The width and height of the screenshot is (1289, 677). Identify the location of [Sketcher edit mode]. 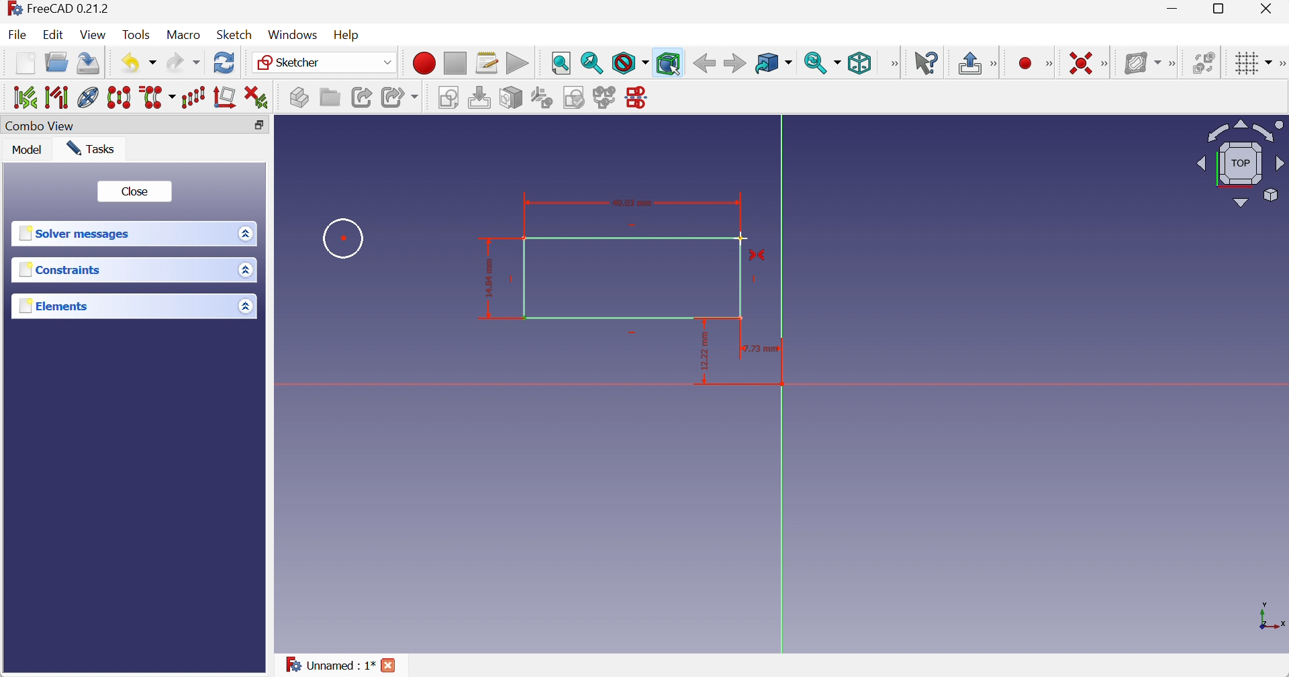
(996, 64).